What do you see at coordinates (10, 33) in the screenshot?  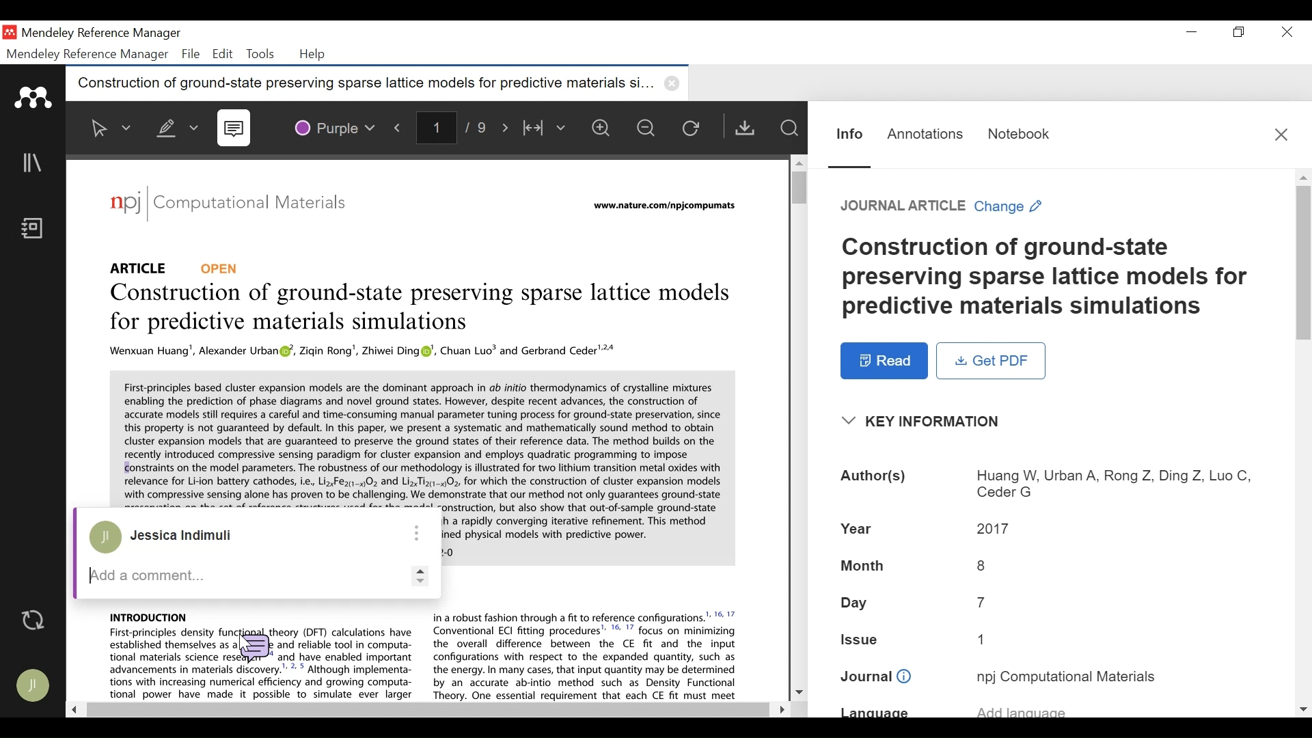 I see `Mendeley Desktop Icon` at bounding box center [10, 33].